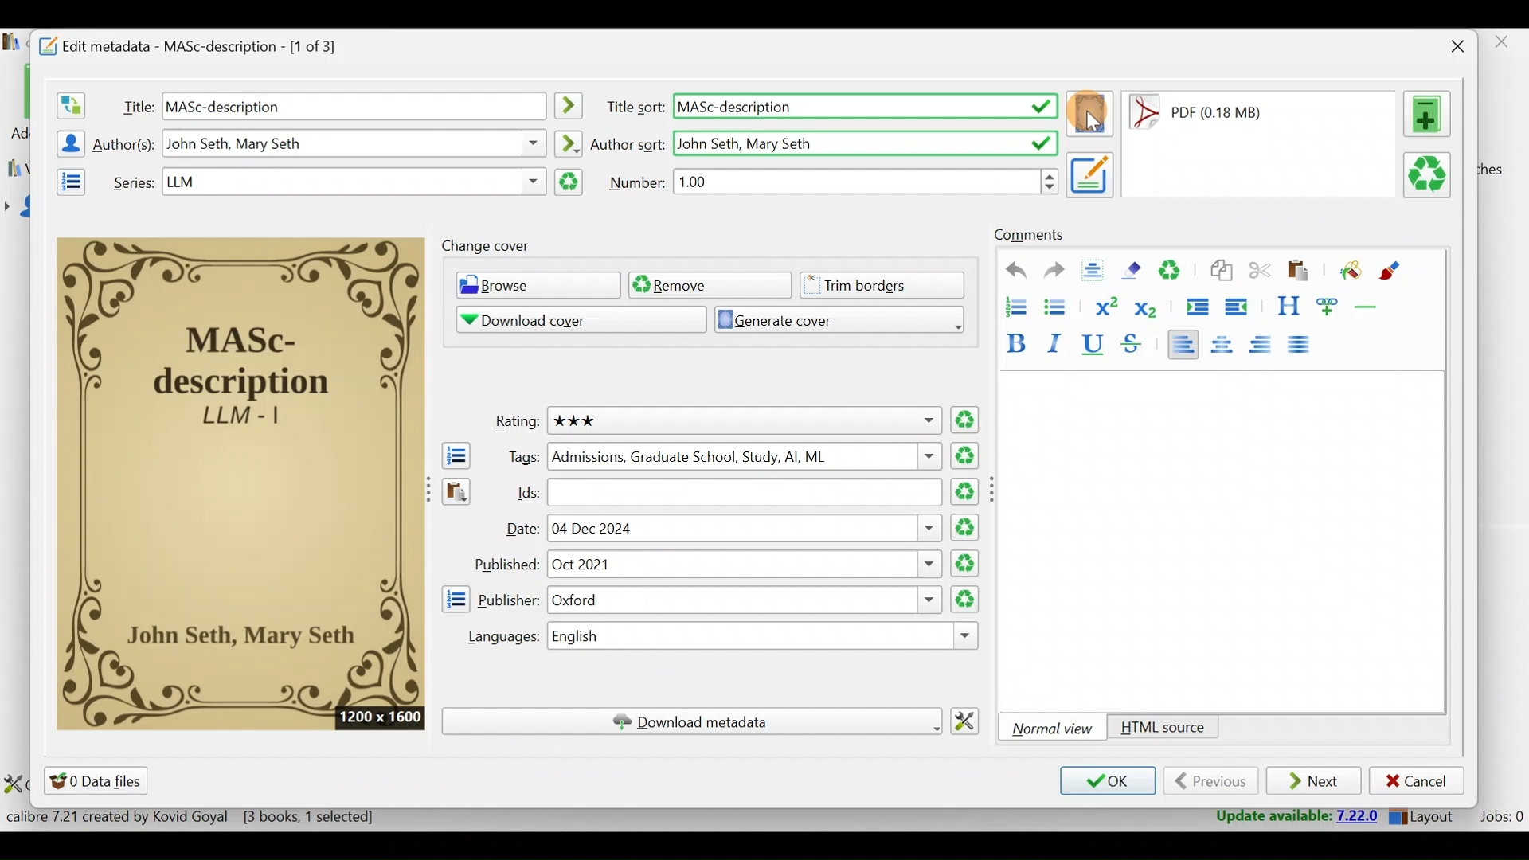 The image size is (1529, 860). Describe the element at coordinates (1331, 306) in the screenshot. I see `Insert link or image` at that location.